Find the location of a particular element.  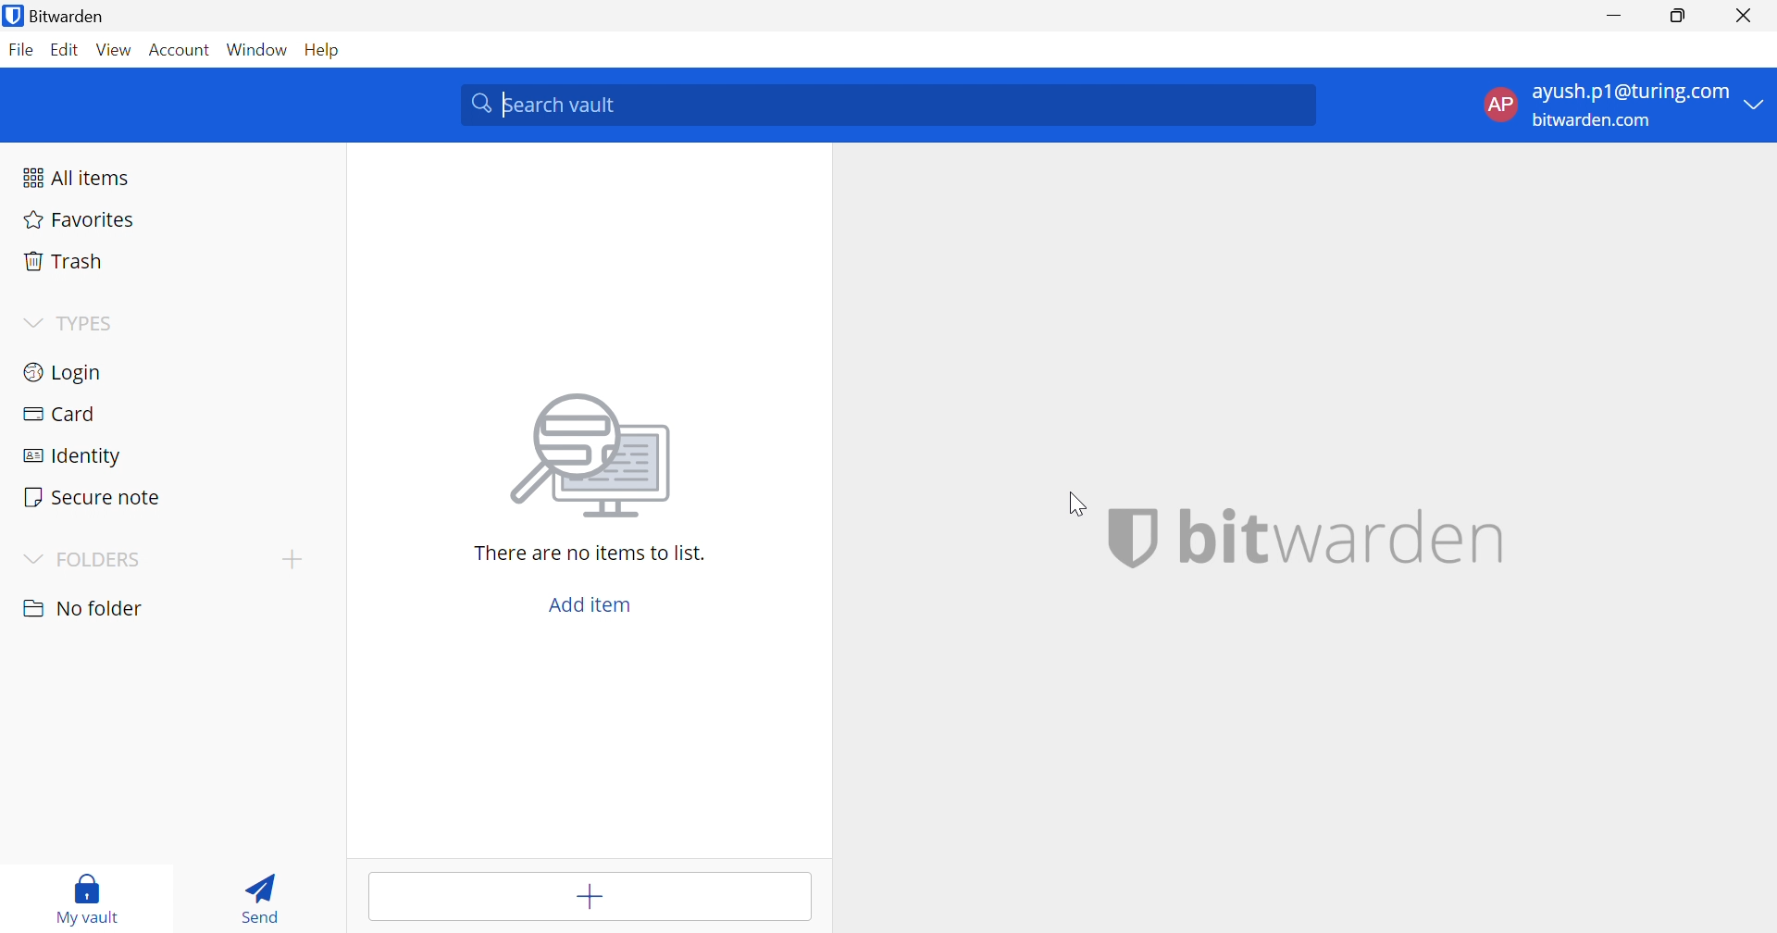

Trash is located at coordinates (60, 261).